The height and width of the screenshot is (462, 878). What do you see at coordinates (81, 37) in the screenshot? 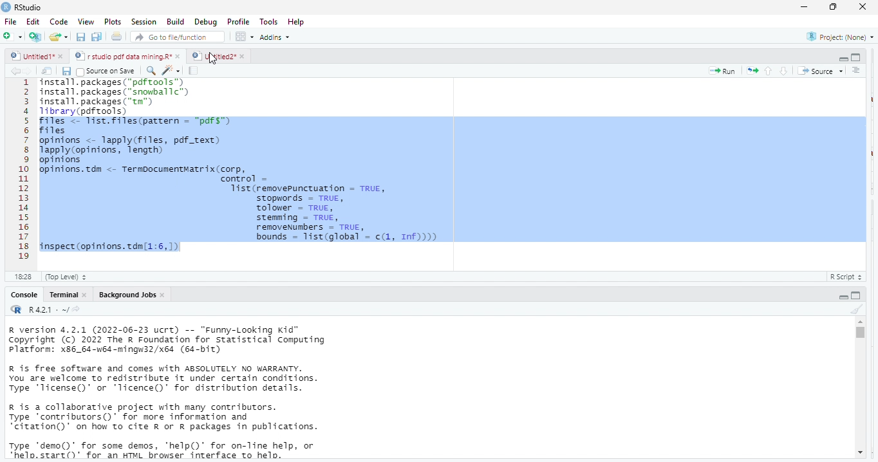
I see `save current document` at bounding box center [81, 37].